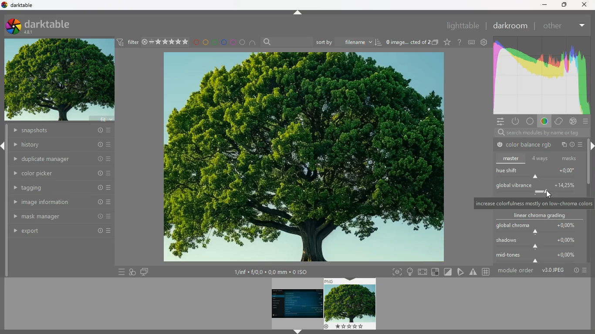 This screenshot has width=595, height=334. What do you see at coordinates (558, 122) in the screenshot?
I see `change` at bounding box center [558, 122].